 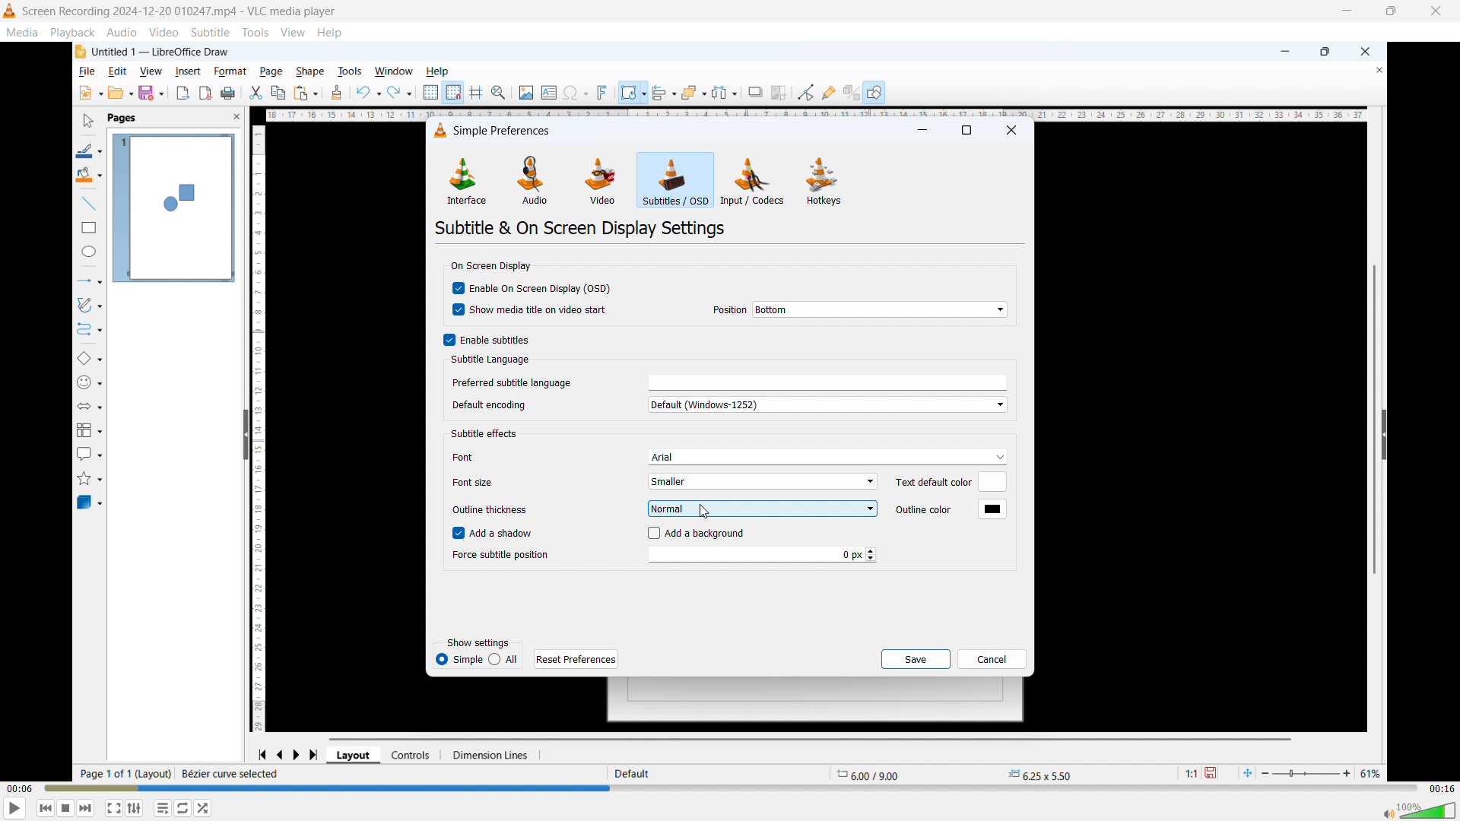 What do you see at coordinates (467, 181) in the screenshot?
I see `Interface ` at bounding box center [467, 181].